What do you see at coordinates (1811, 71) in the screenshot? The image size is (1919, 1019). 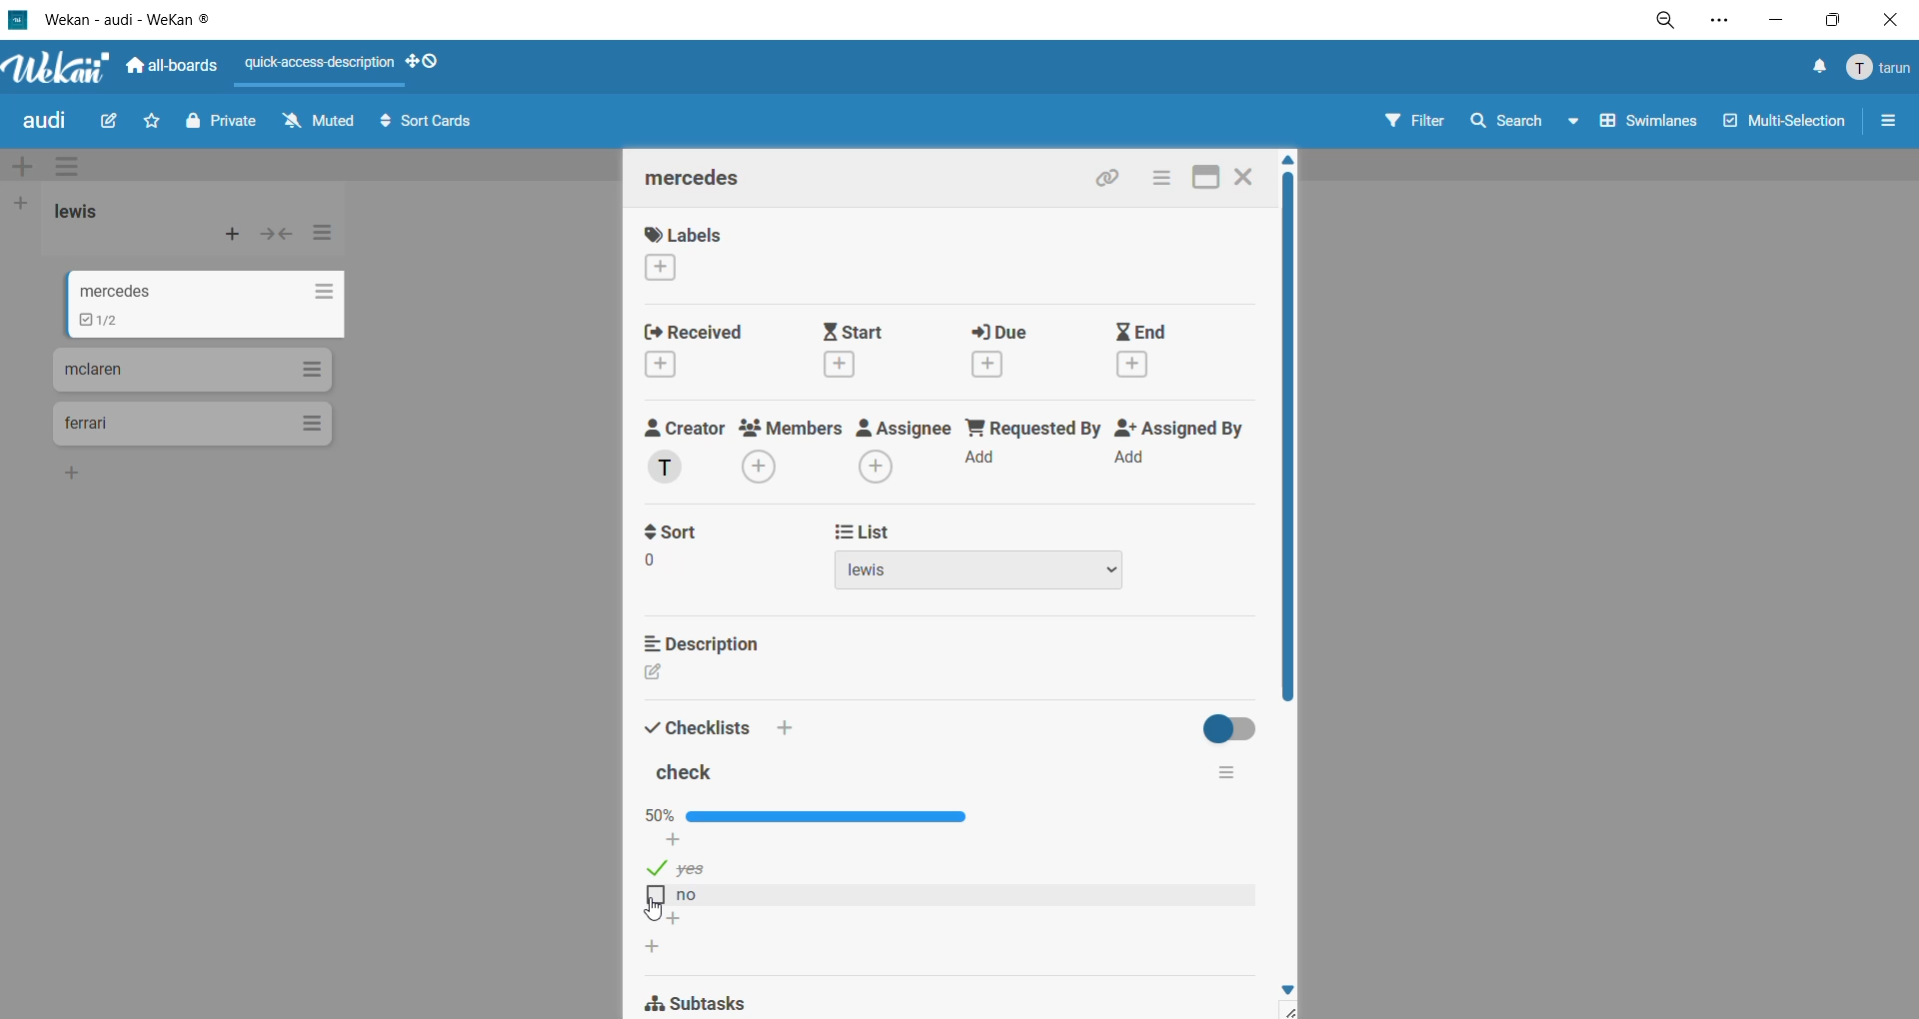 I see `notifications` at bounding box center [1811, 71].